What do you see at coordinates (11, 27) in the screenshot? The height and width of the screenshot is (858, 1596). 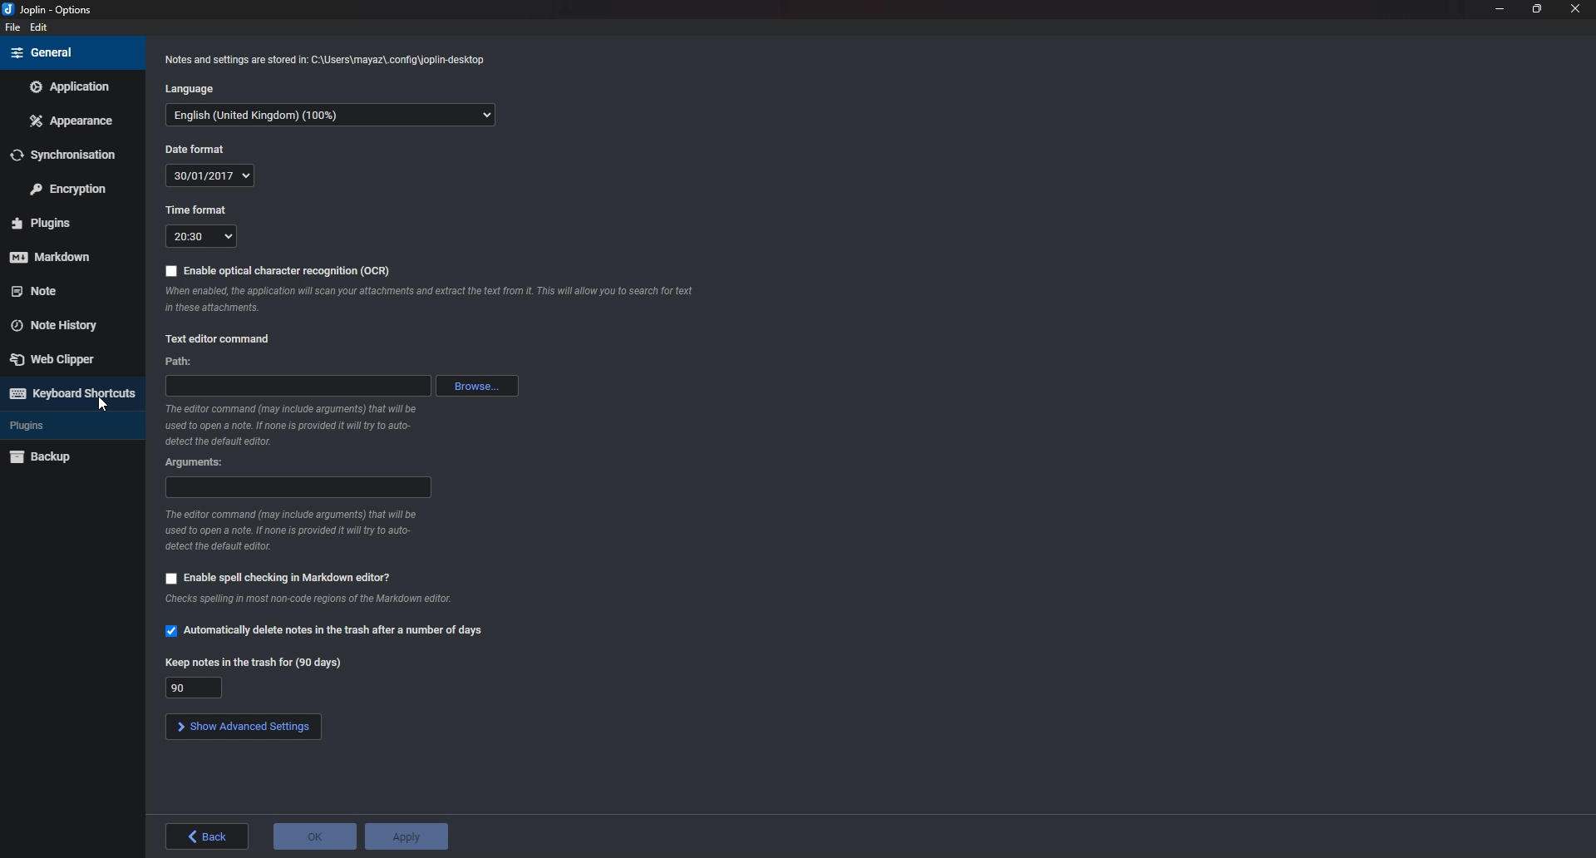 I see `file` at bounding box center [11, 27].